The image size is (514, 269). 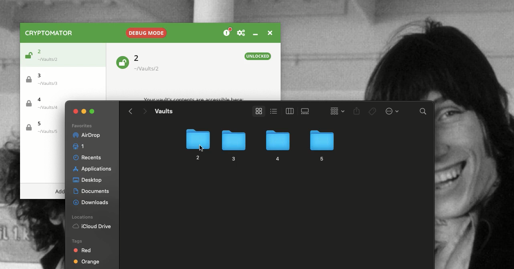 What do you see at coordinates (51, 54) in the screenshot?
I see `Vault 2` at bounding box center [51, 54].